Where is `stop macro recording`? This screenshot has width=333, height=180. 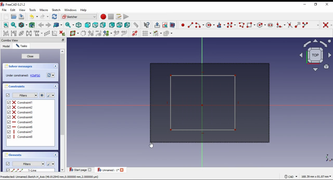 stop macro recording is located at coordinates (111, 17).